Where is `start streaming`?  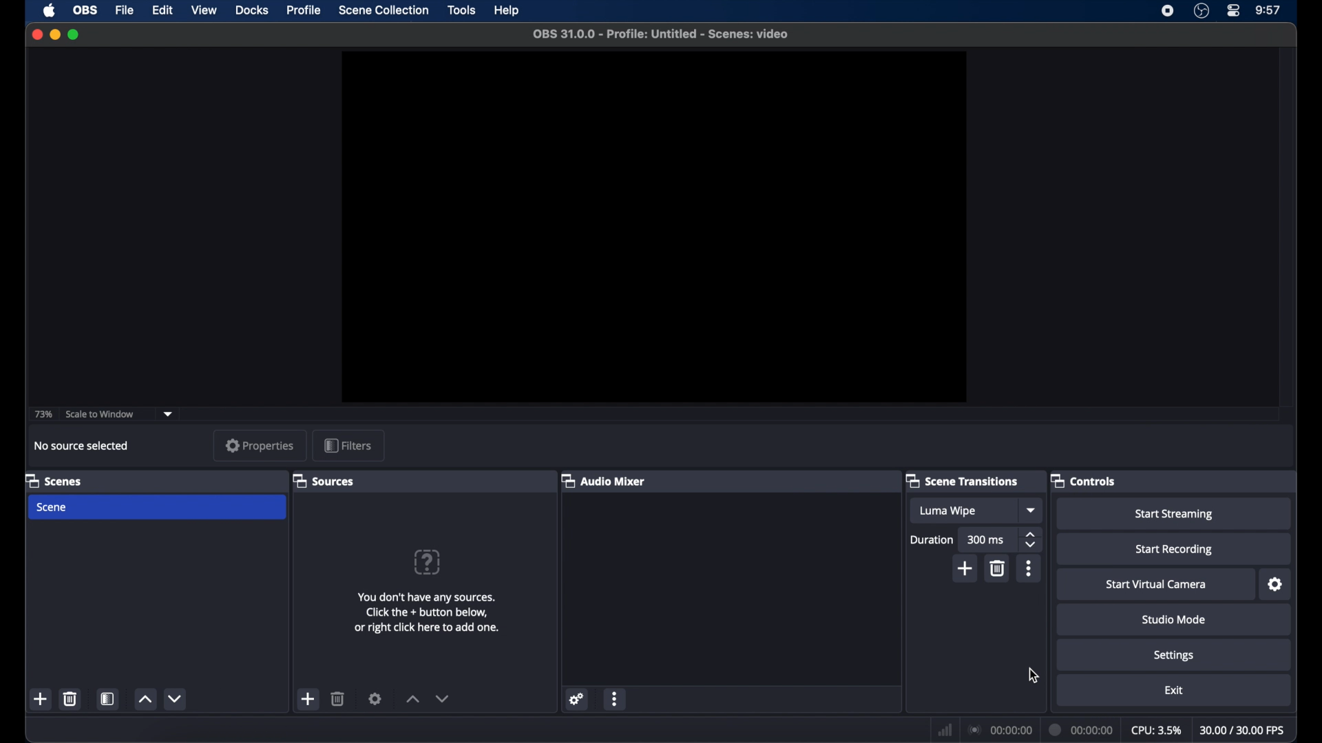
start streaming is located at coordinates (1177, 515).